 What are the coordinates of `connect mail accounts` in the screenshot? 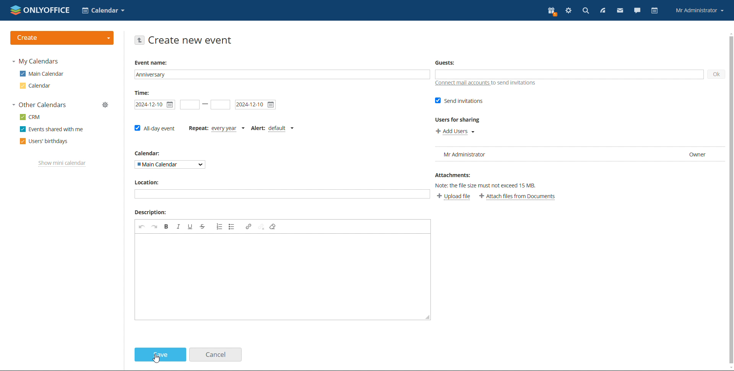 It's located at (486, 83).